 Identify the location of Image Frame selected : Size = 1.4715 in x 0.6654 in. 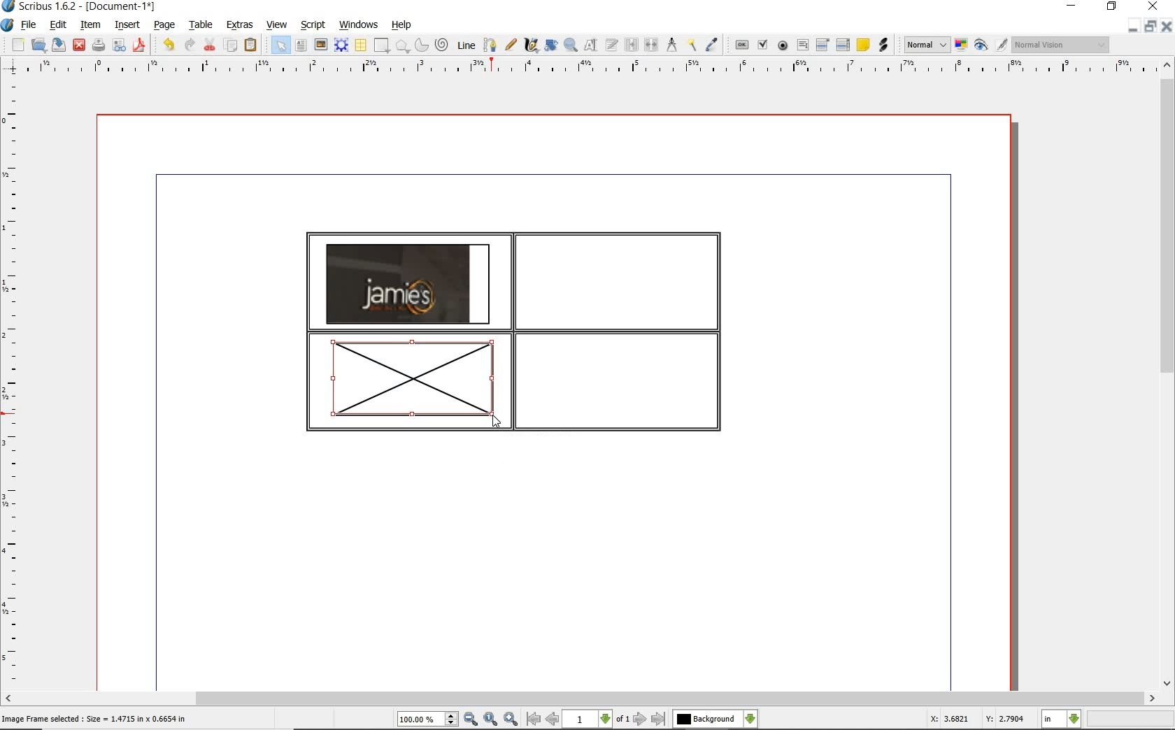
(96, 719).